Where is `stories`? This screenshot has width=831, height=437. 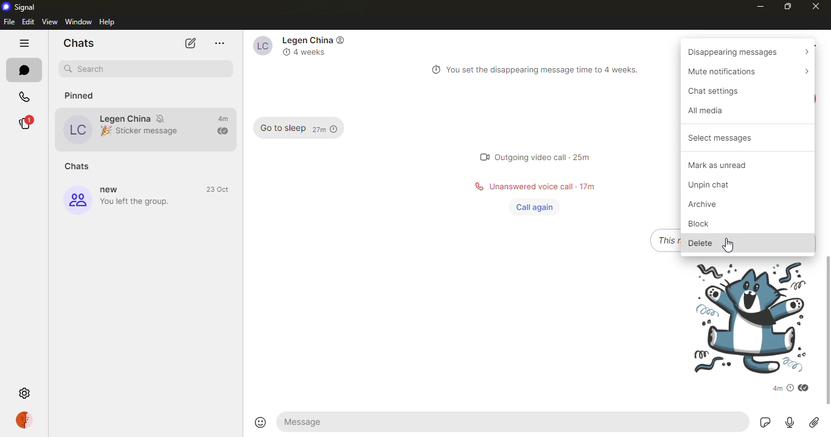
stories is located at coordinates (24, 123).